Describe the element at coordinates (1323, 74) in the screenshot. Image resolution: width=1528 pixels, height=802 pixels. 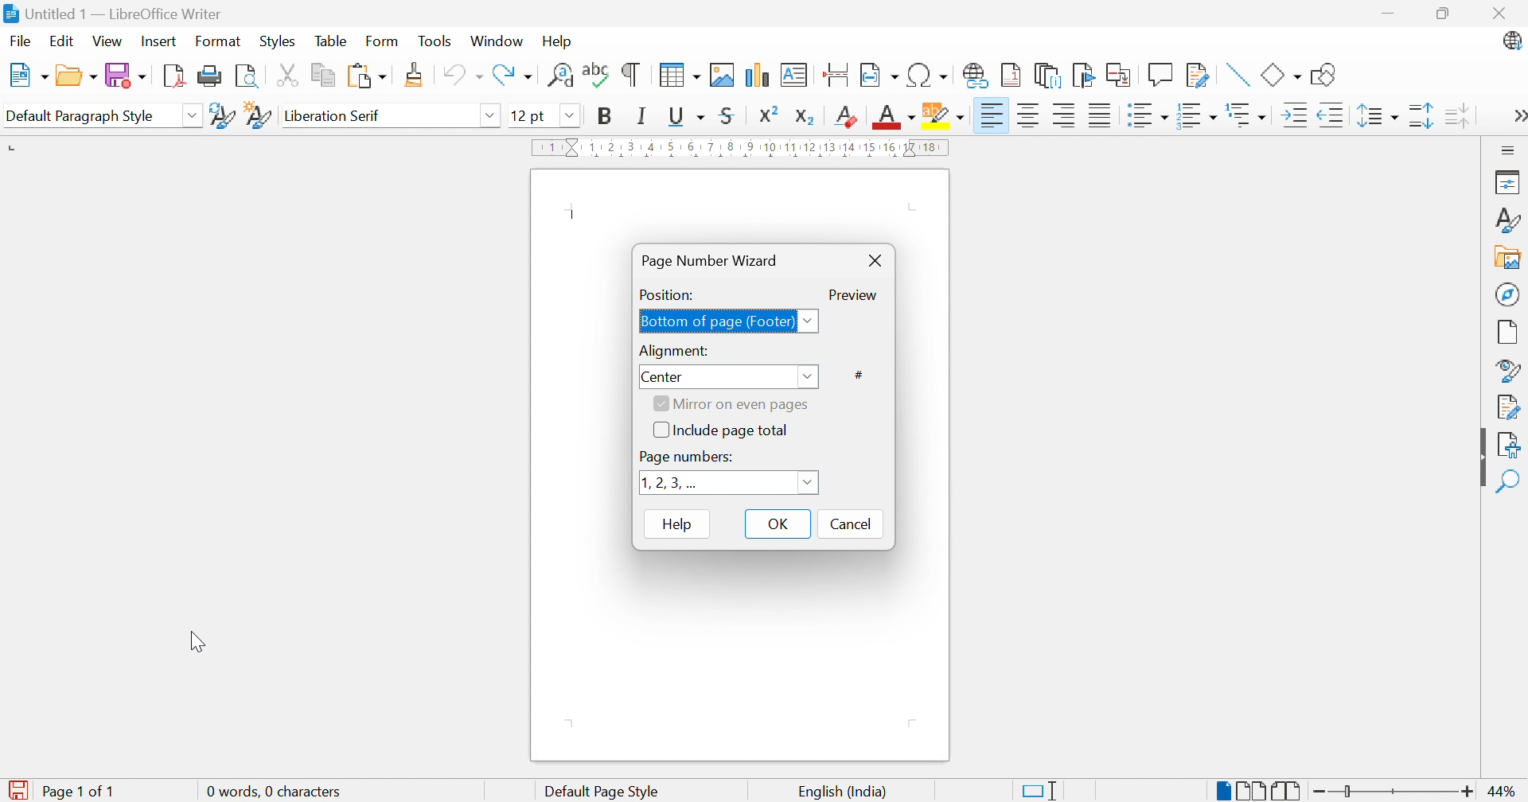
I see `Show draw functions` at that location.